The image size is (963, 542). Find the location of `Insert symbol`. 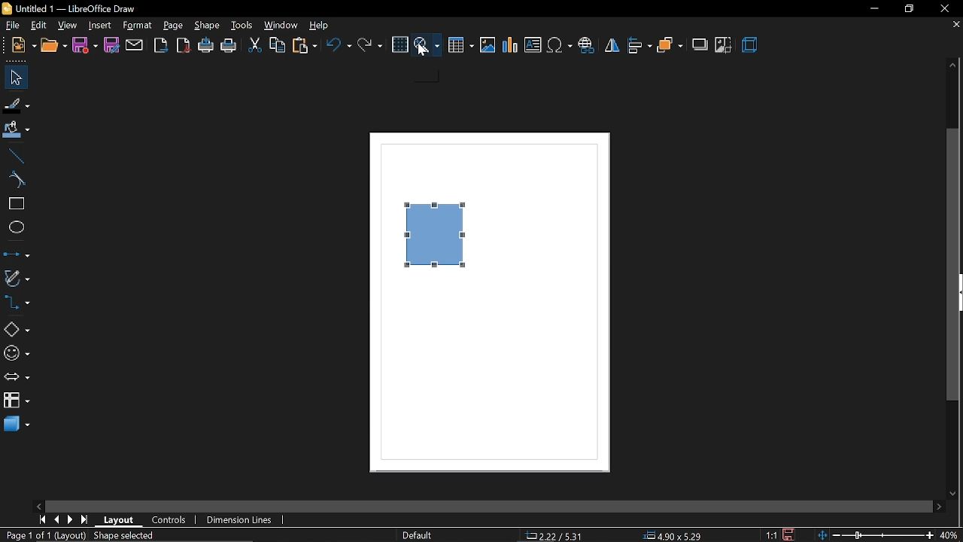

Insert symbol is located at coordinates (560, 45).